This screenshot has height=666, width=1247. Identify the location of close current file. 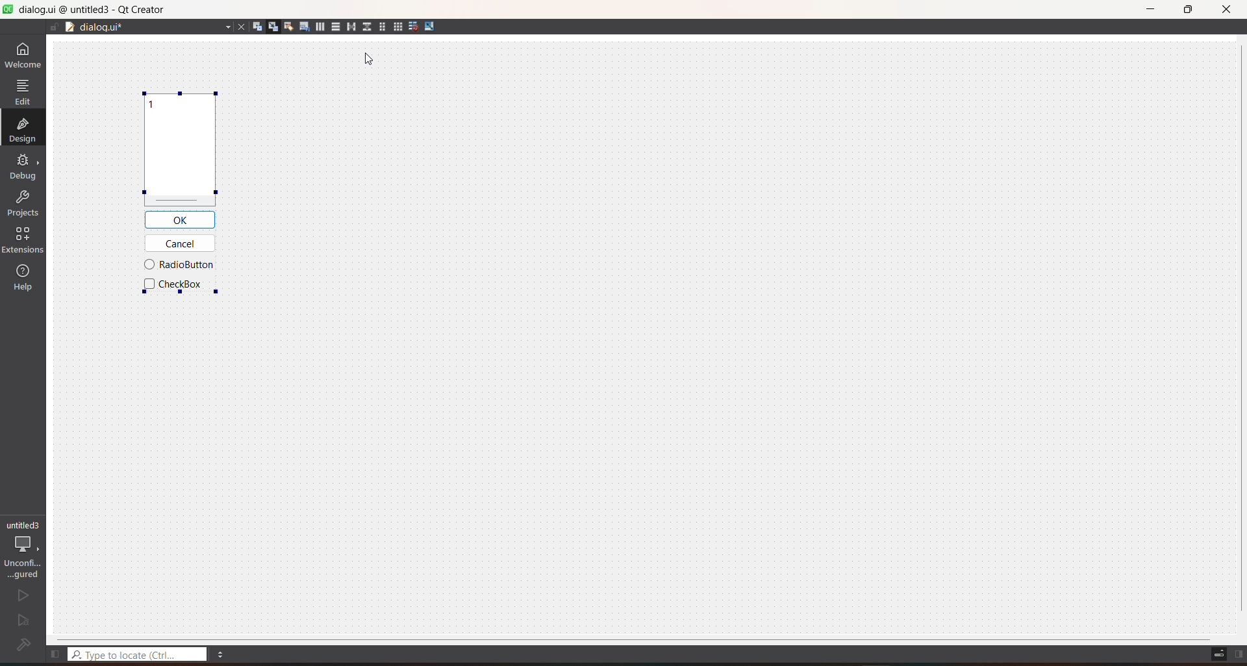
(239, 29).